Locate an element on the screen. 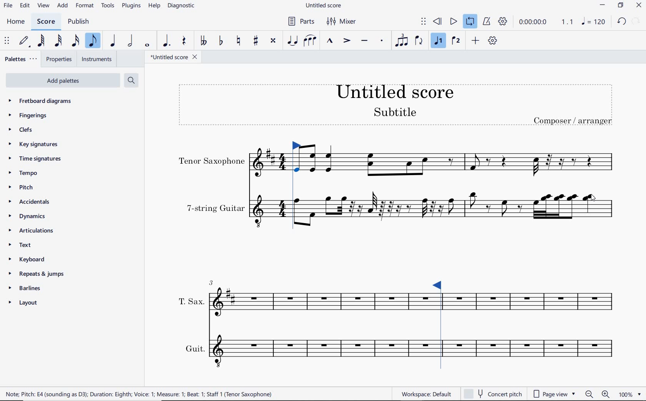  REST is located at coordinates (183, 41).